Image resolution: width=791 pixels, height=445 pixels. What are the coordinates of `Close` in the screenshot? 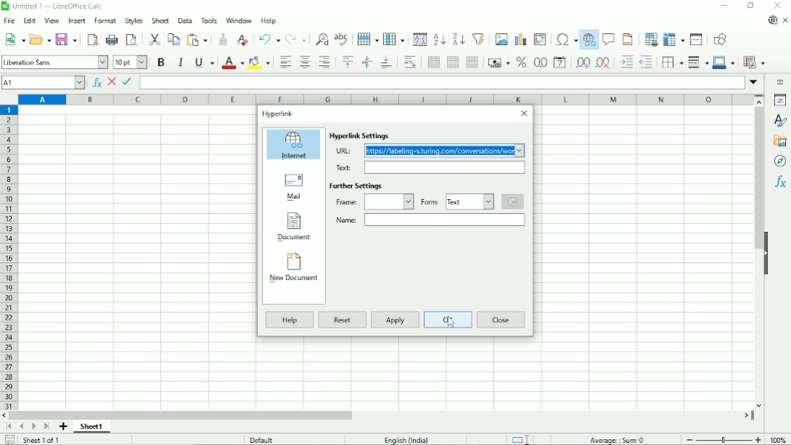 It's located at (524, 114).